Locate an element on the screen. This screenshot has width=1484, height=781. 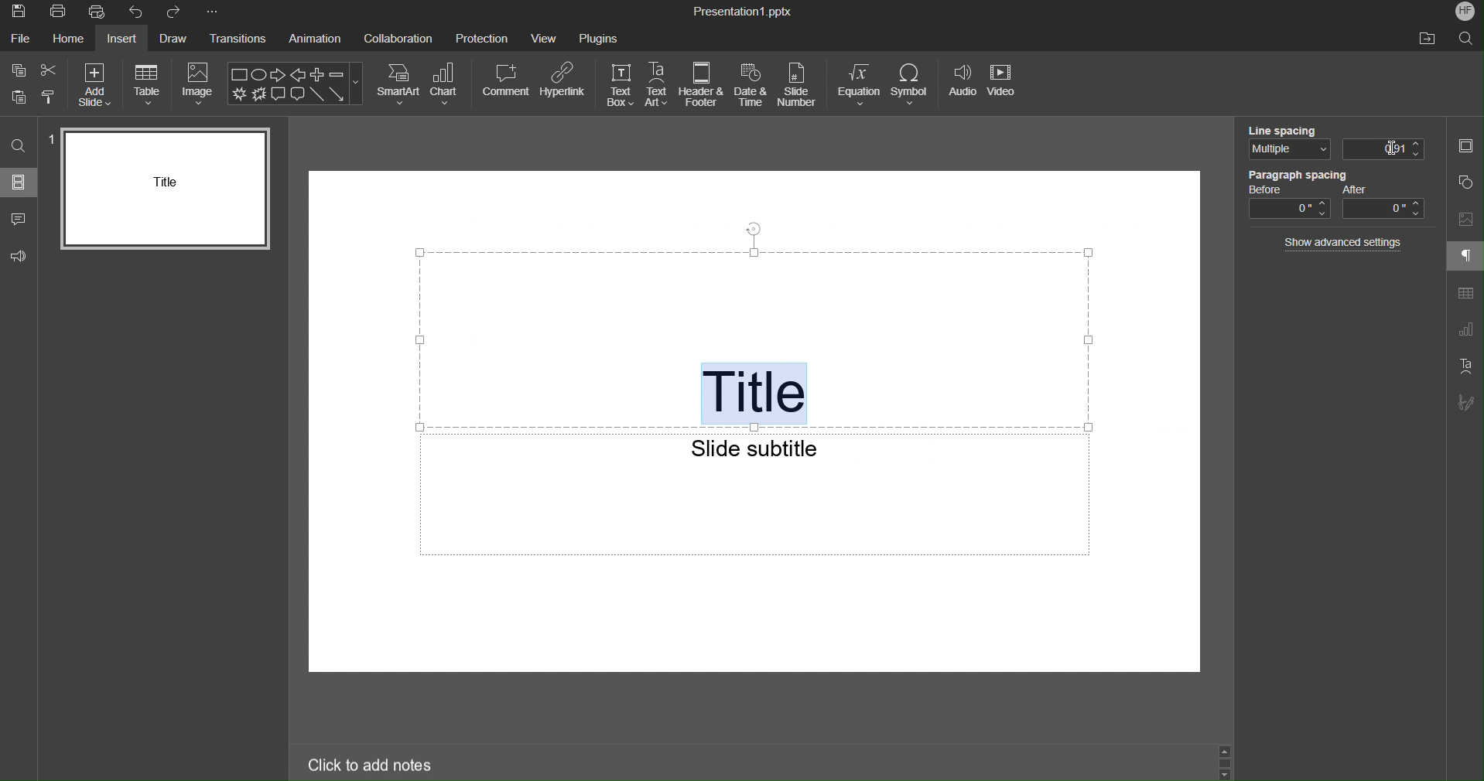
File is located at coordinates (22, 41).